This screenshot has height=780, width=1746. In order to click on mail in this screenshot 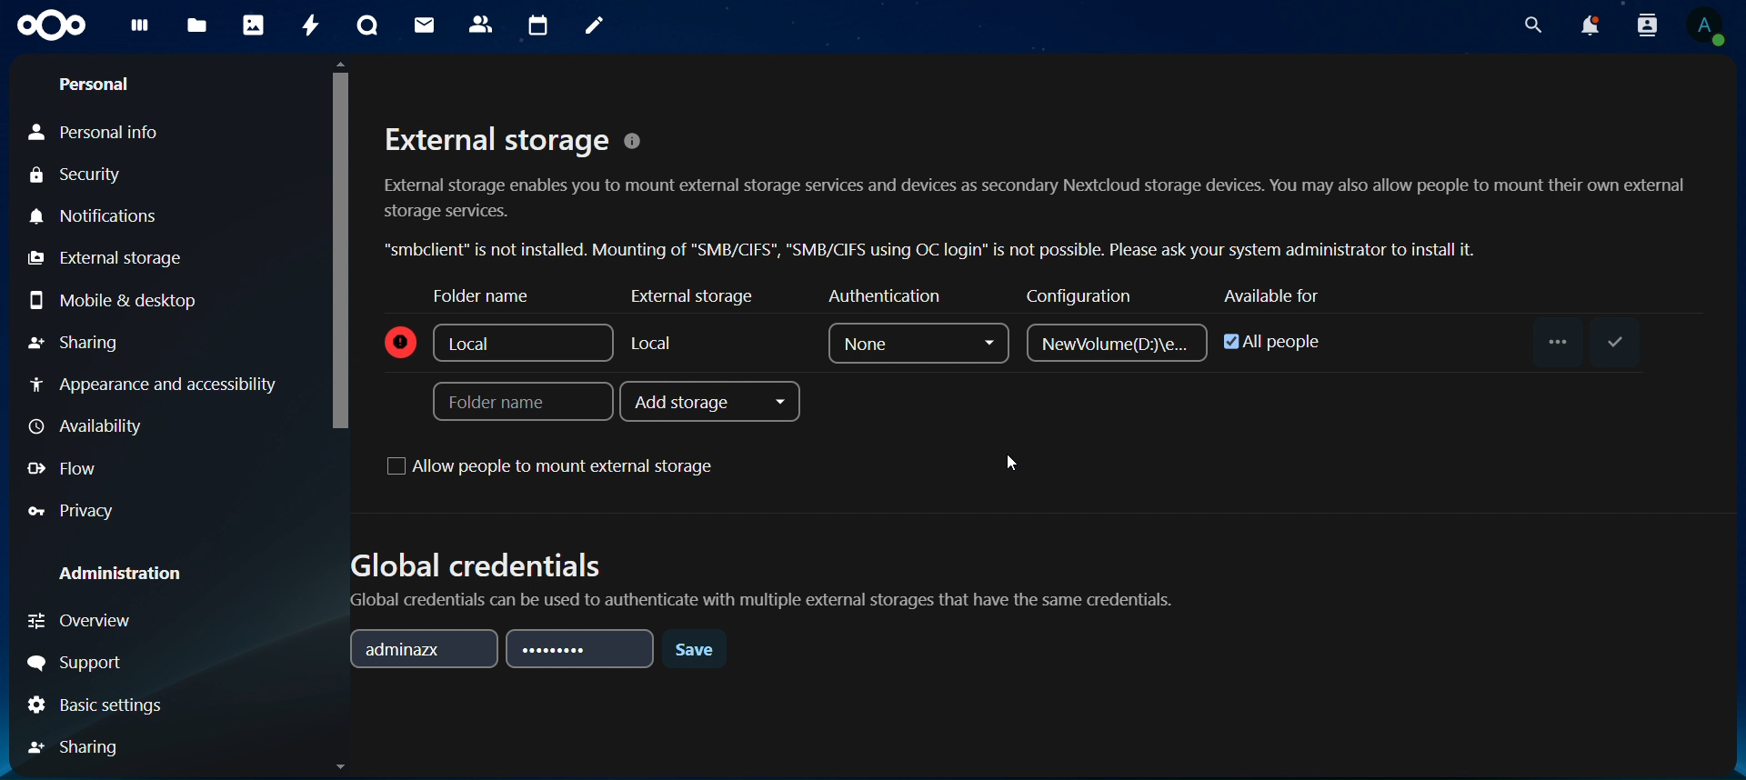, I will do `click(425, 26)`.